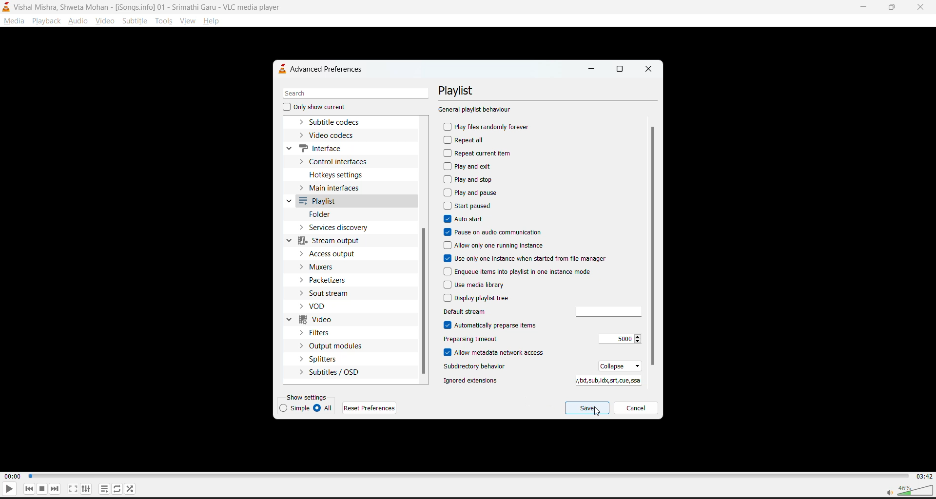 The width and height of the screenshot is (936, 499). Describe the element at coordinates (477, 298) in the screenshot. I see `display playlist tree` at that location.